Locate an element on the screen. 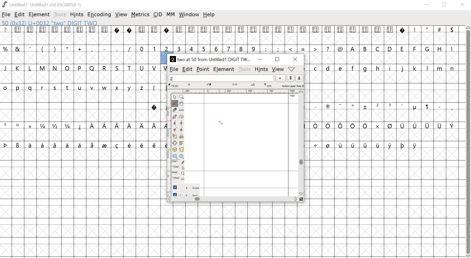 The image size is (471, 258). glyphs is located at coordinates (312, 39).